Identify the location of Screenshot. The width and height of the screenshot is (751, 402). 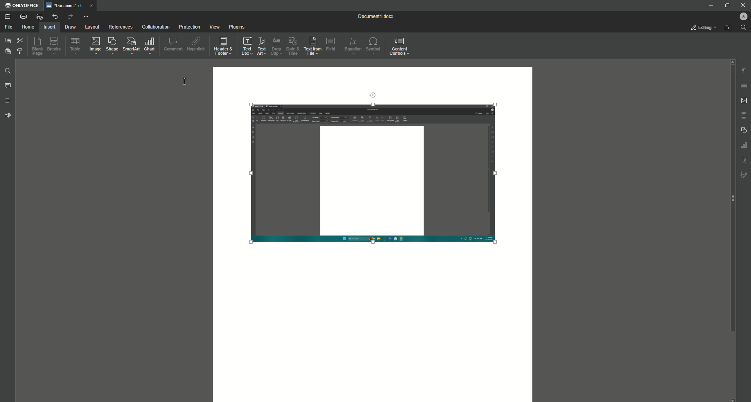
(377, 174).